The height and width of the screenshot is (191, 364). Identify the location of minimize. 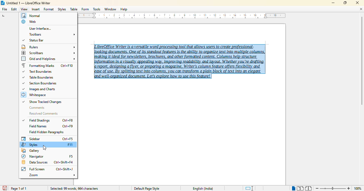
(333, 3).